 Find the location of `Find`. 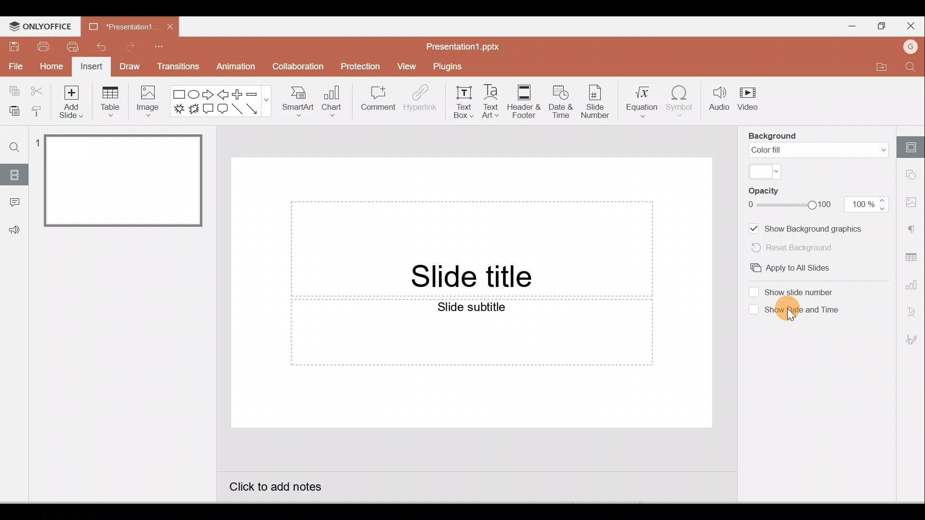

Find is located at coordinates (15, 144).